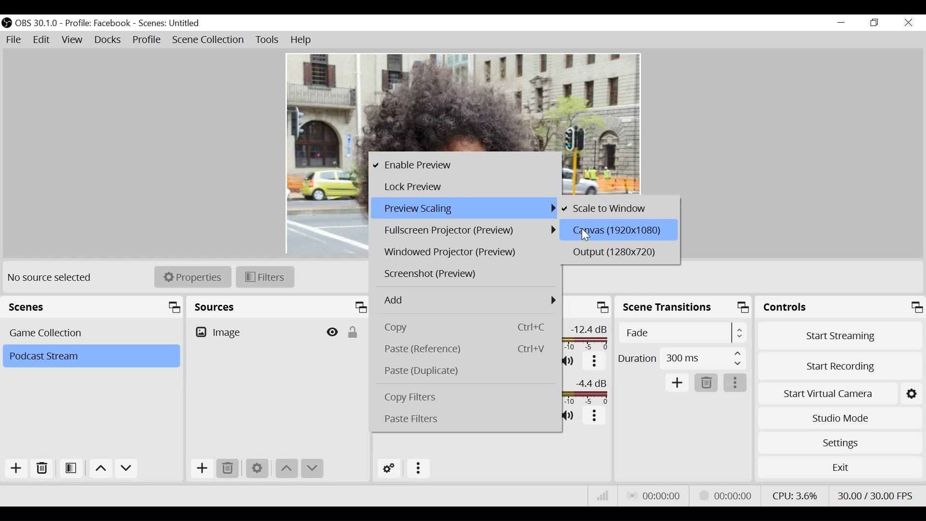 The image size is (926, 521). What do you see at coordinates (51, 277) in the screenshot?
I see `No source selected` at bounding box center [51, 277].